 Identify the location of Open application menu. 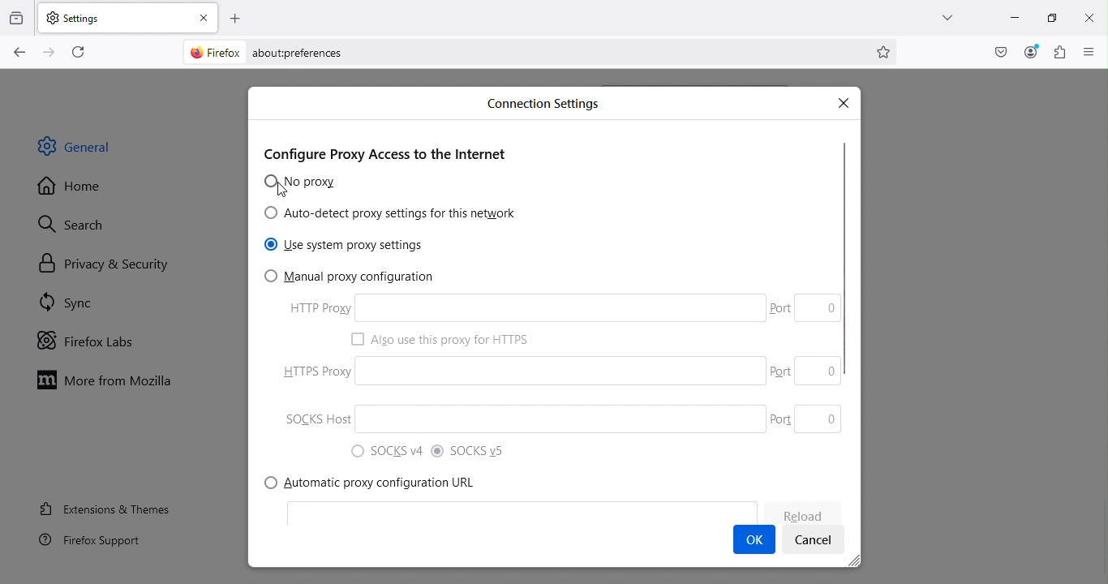
(1091, 53).